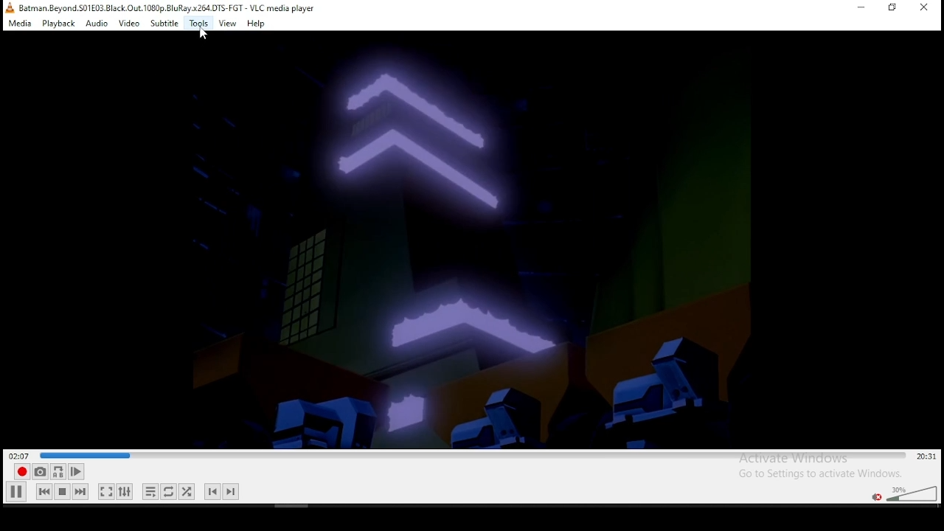  I want to click on playback, so click(60, 24).